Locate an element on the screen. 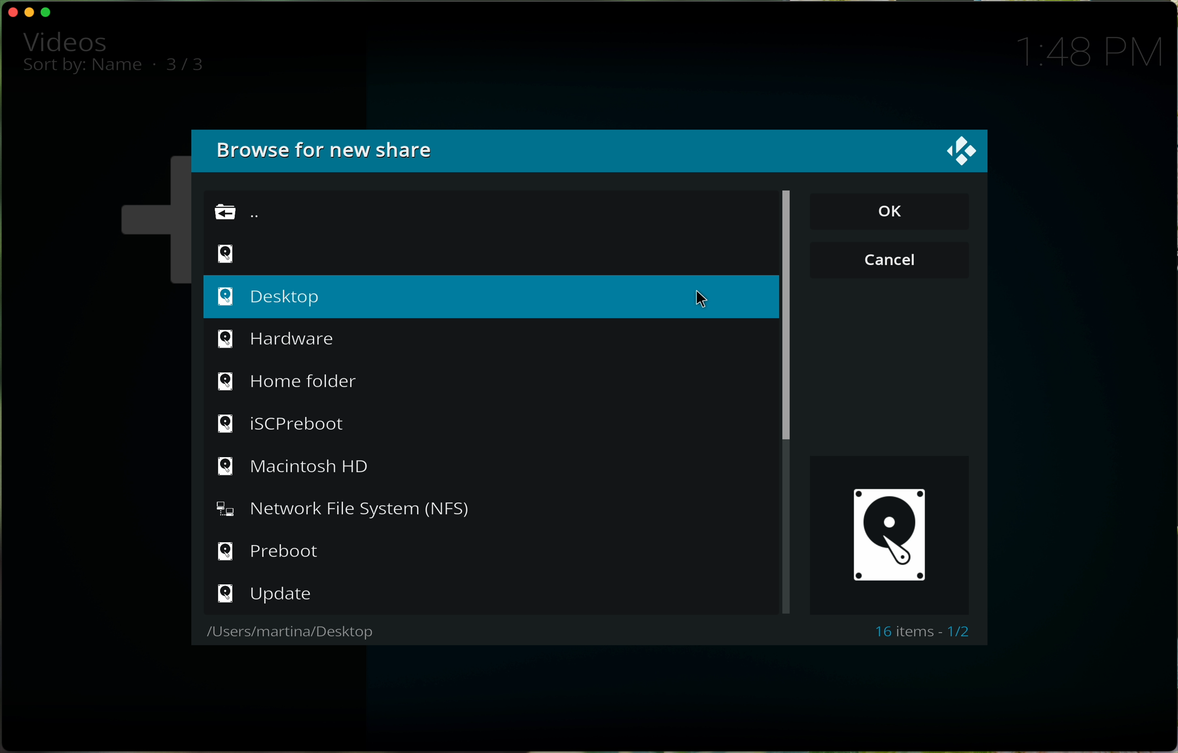 This screenshot has height=753, width=1178. Kodi logo is located at coordinates (963, 151).